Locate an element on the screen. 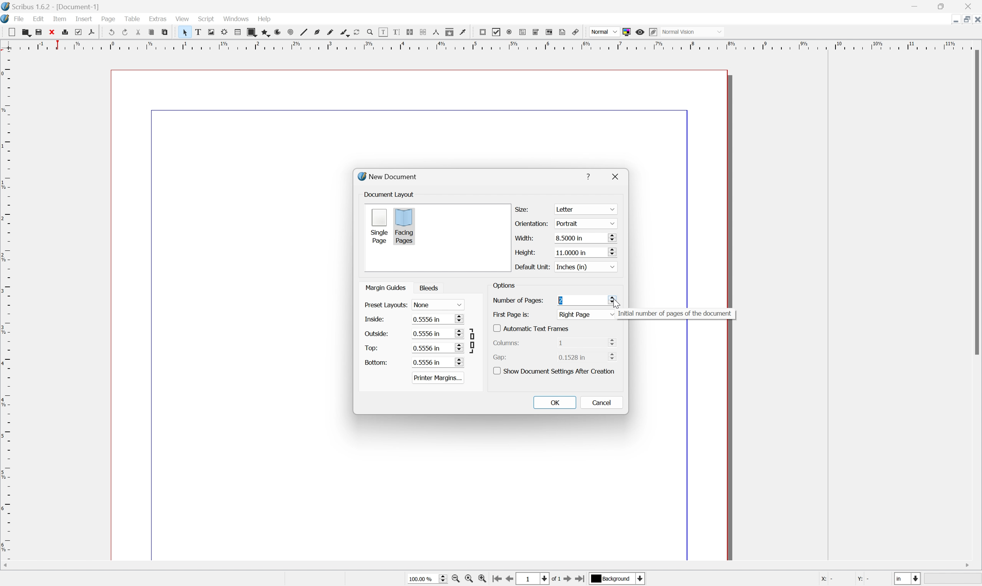  Copy is located at coordinates (153, 33).